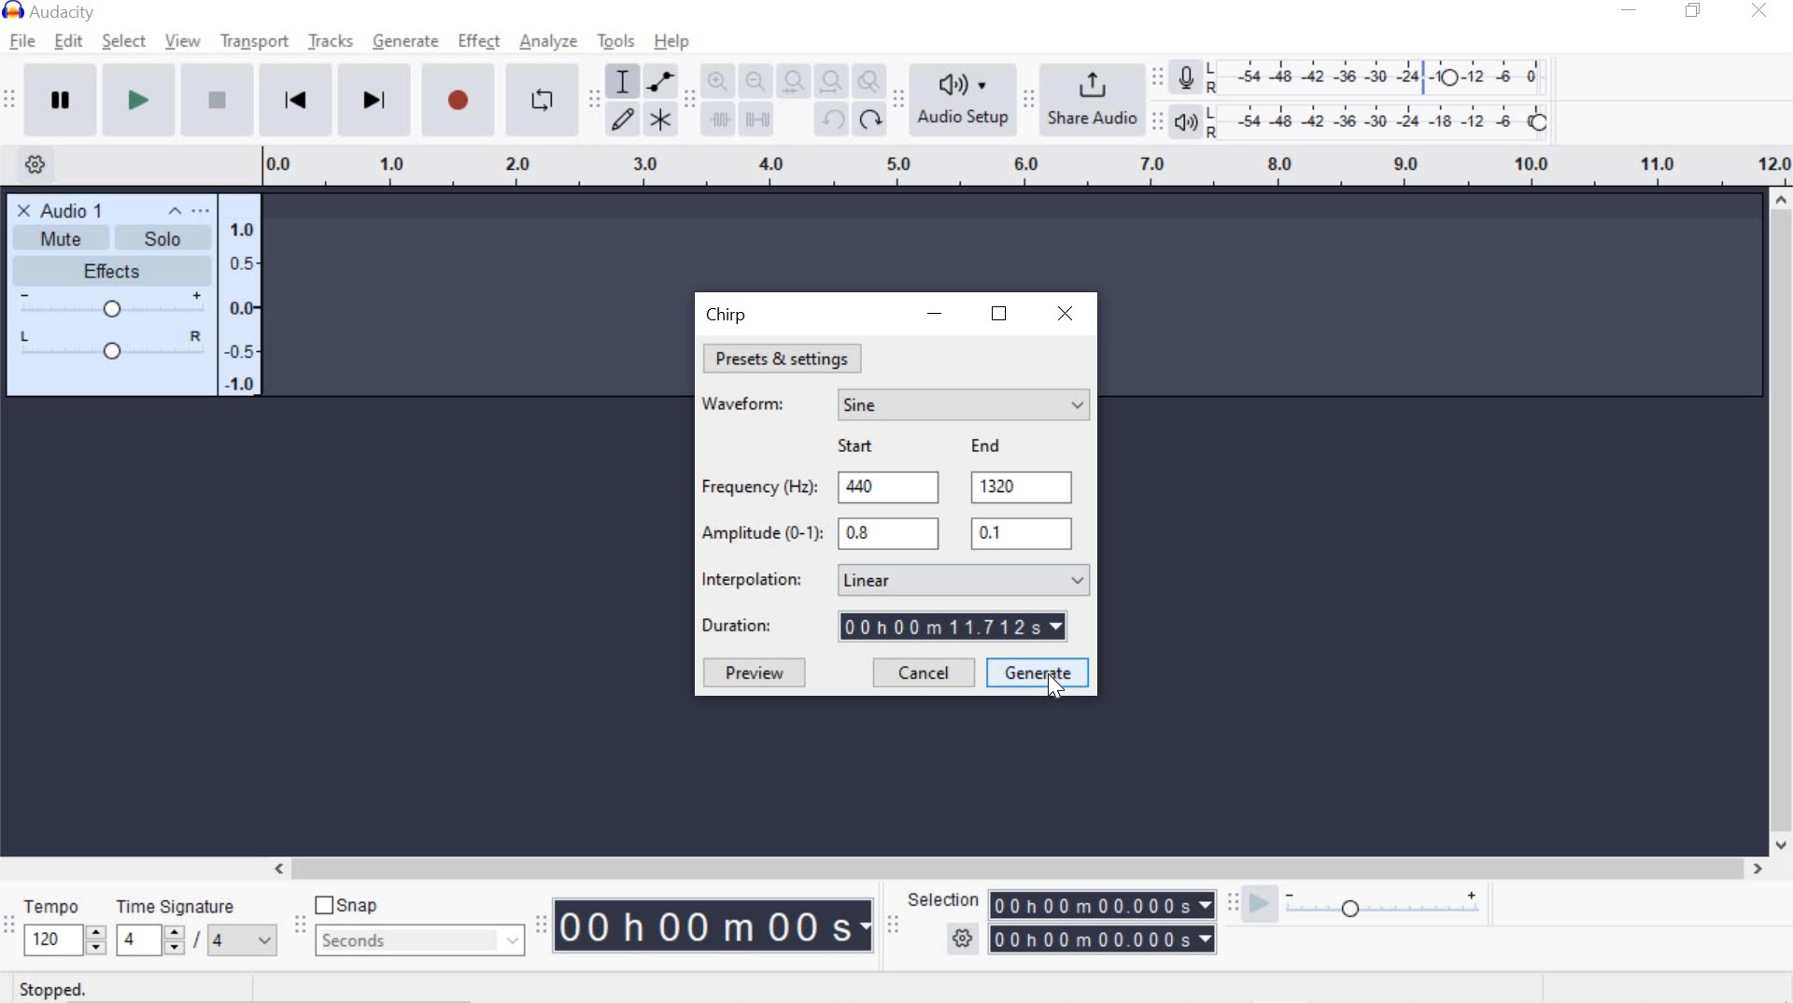  Describe the element at coordinates (1382, 72) in the screenshot. I see `Recording level` at that location.